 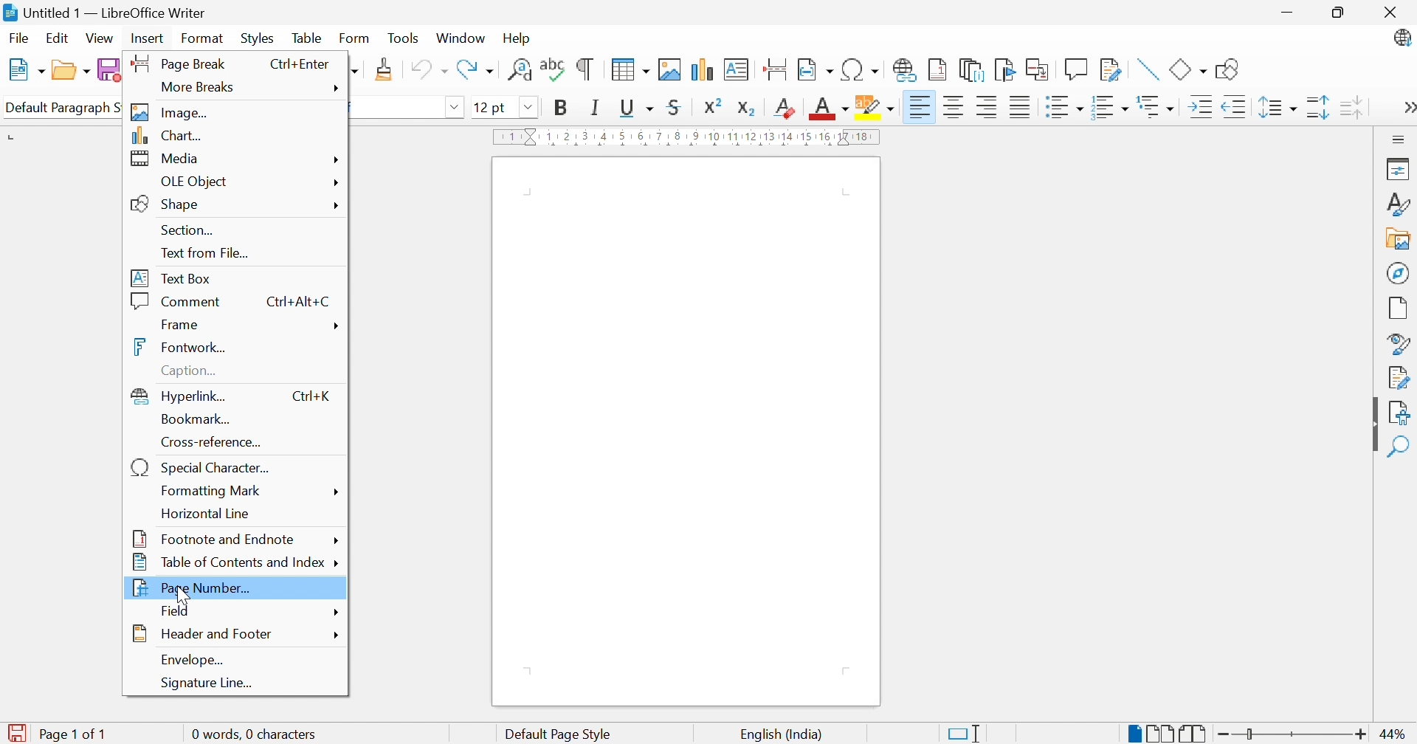 I want to click on Envelope..., so click(x=193, y=659).